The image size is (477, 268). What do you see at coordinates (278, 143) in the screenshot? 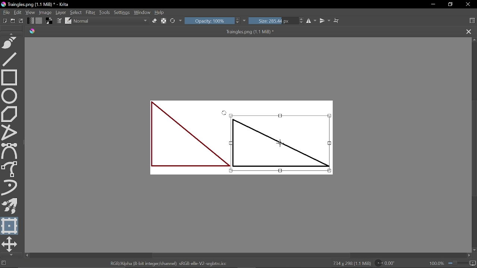
I see `Selected part of the image` at bounding box center [278, 143].